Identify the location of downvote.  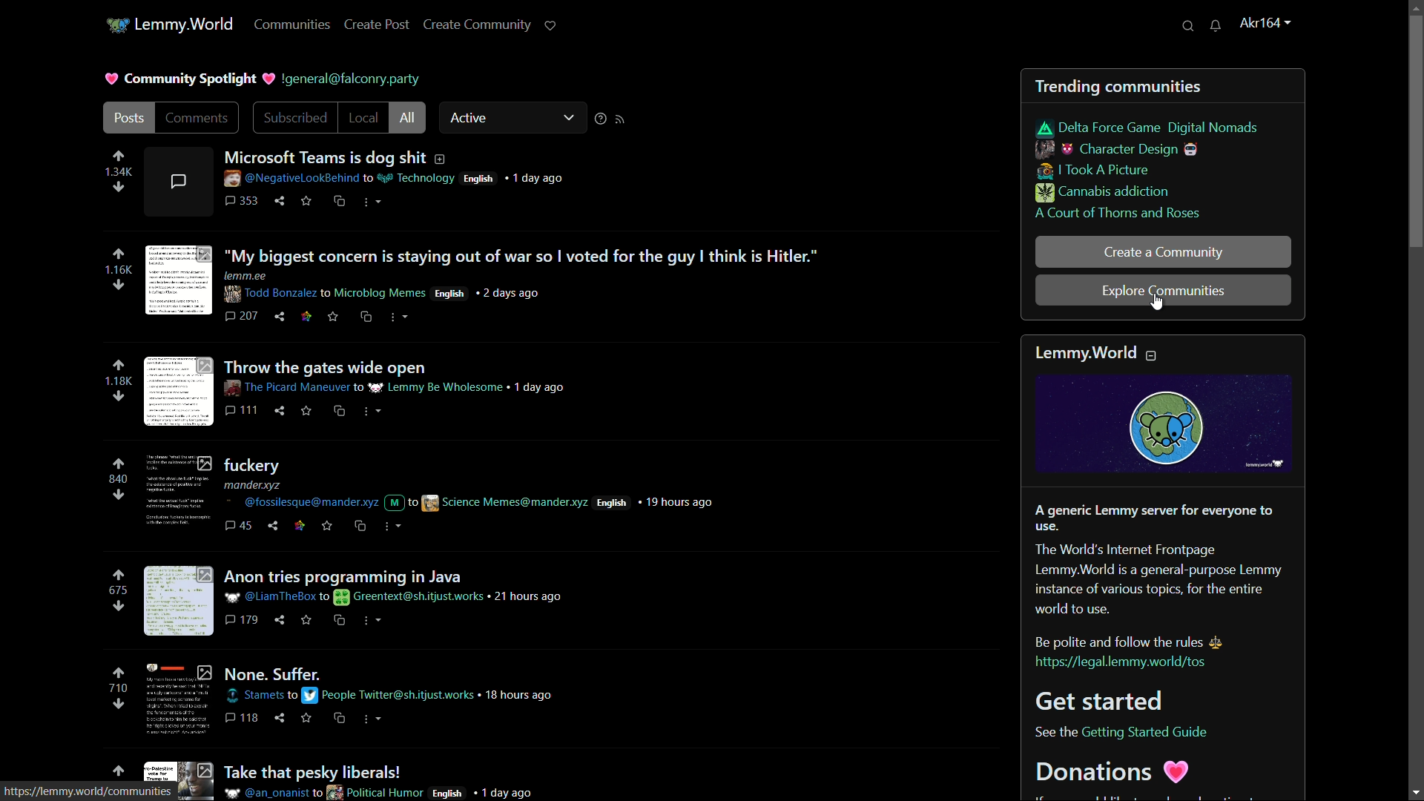
(119, 187).